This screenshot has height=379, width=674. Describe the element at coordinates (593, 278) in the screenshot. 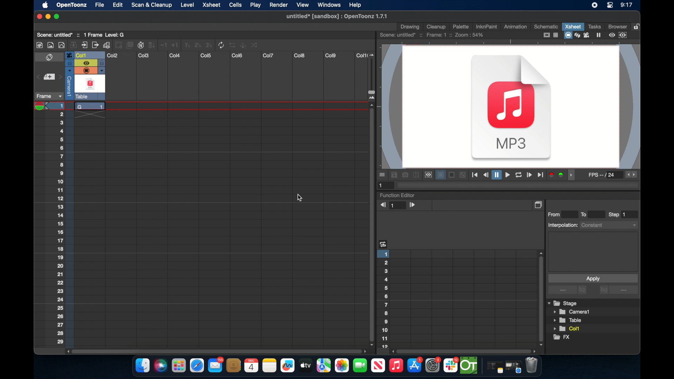

I see `apply` at that location.